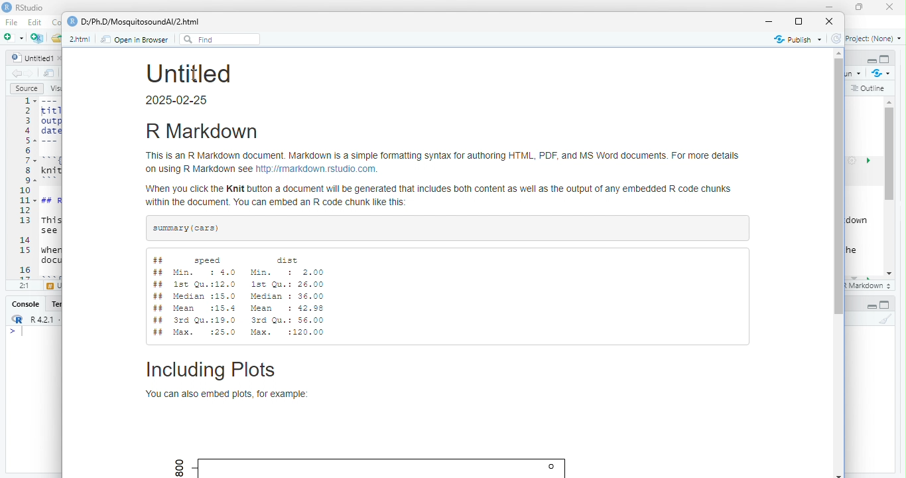 The image size is (906, 478). I want to click on scrollbar, so click(839, 186).